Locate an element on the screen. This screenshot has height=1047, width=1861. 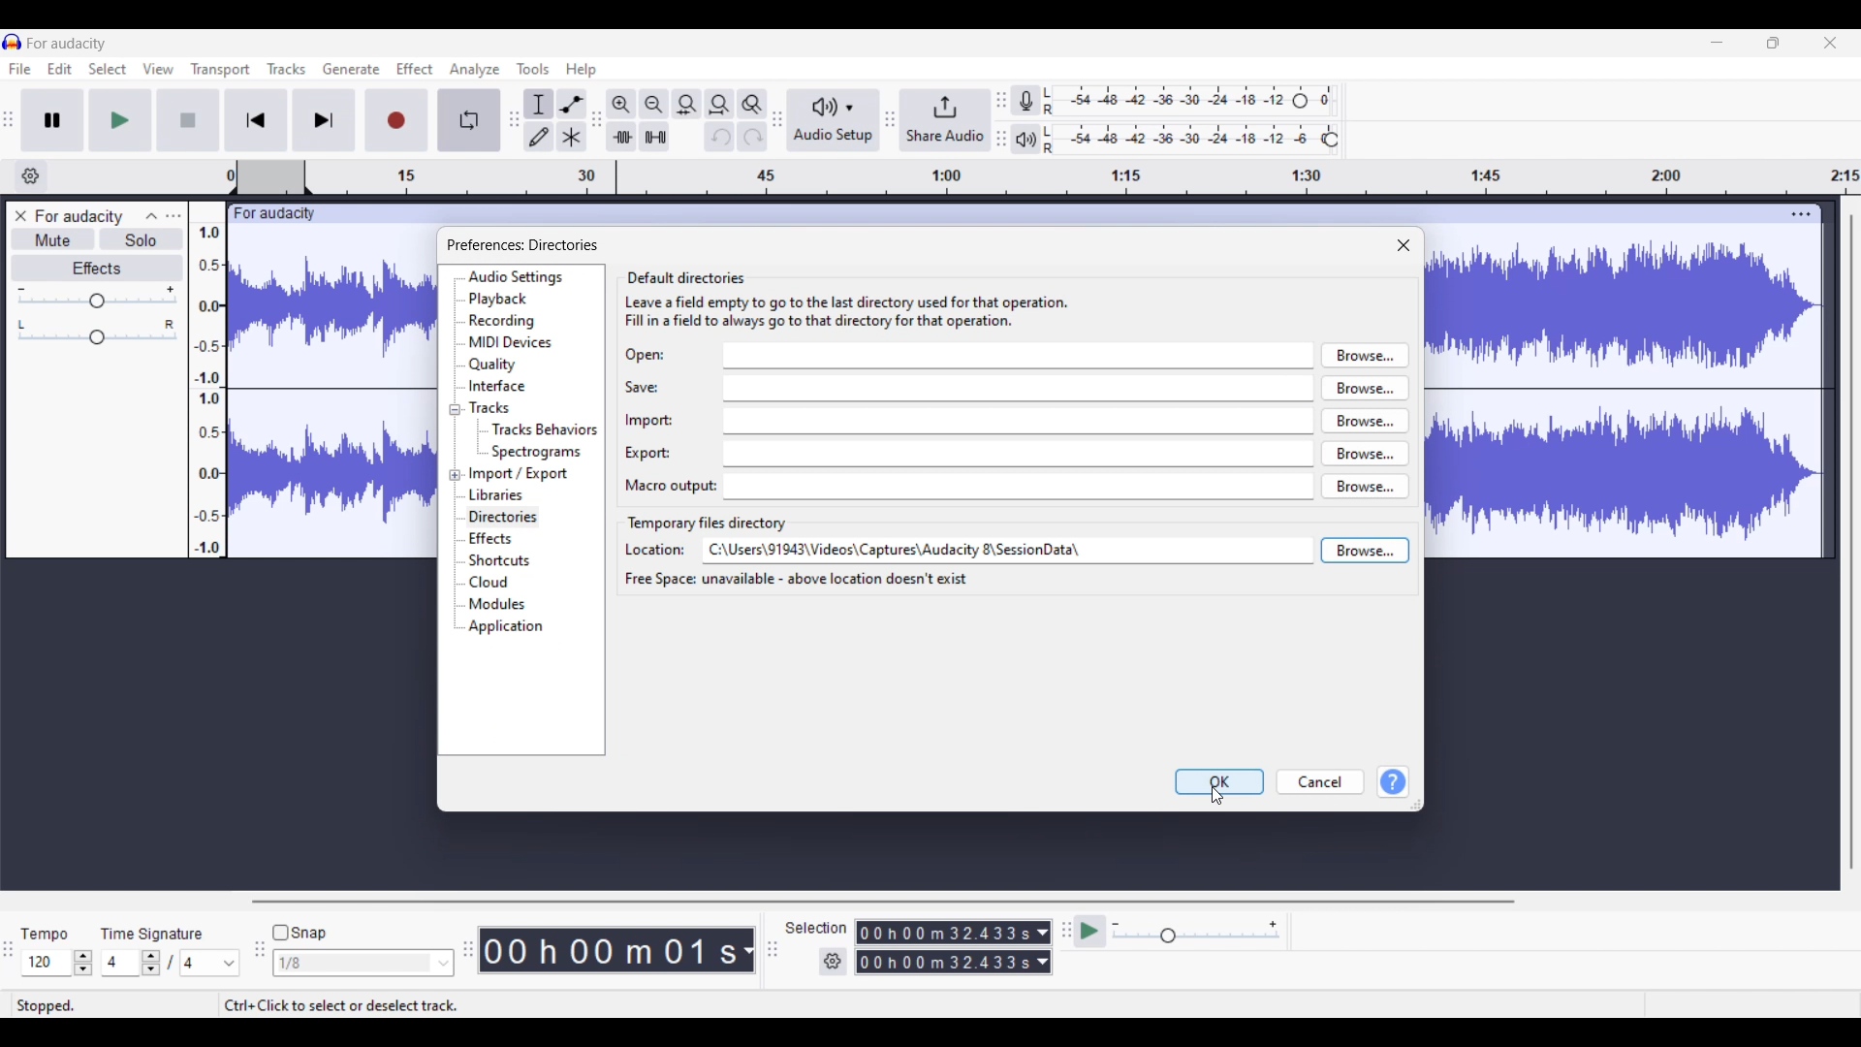
browse is located at coordinates (1366, 355).